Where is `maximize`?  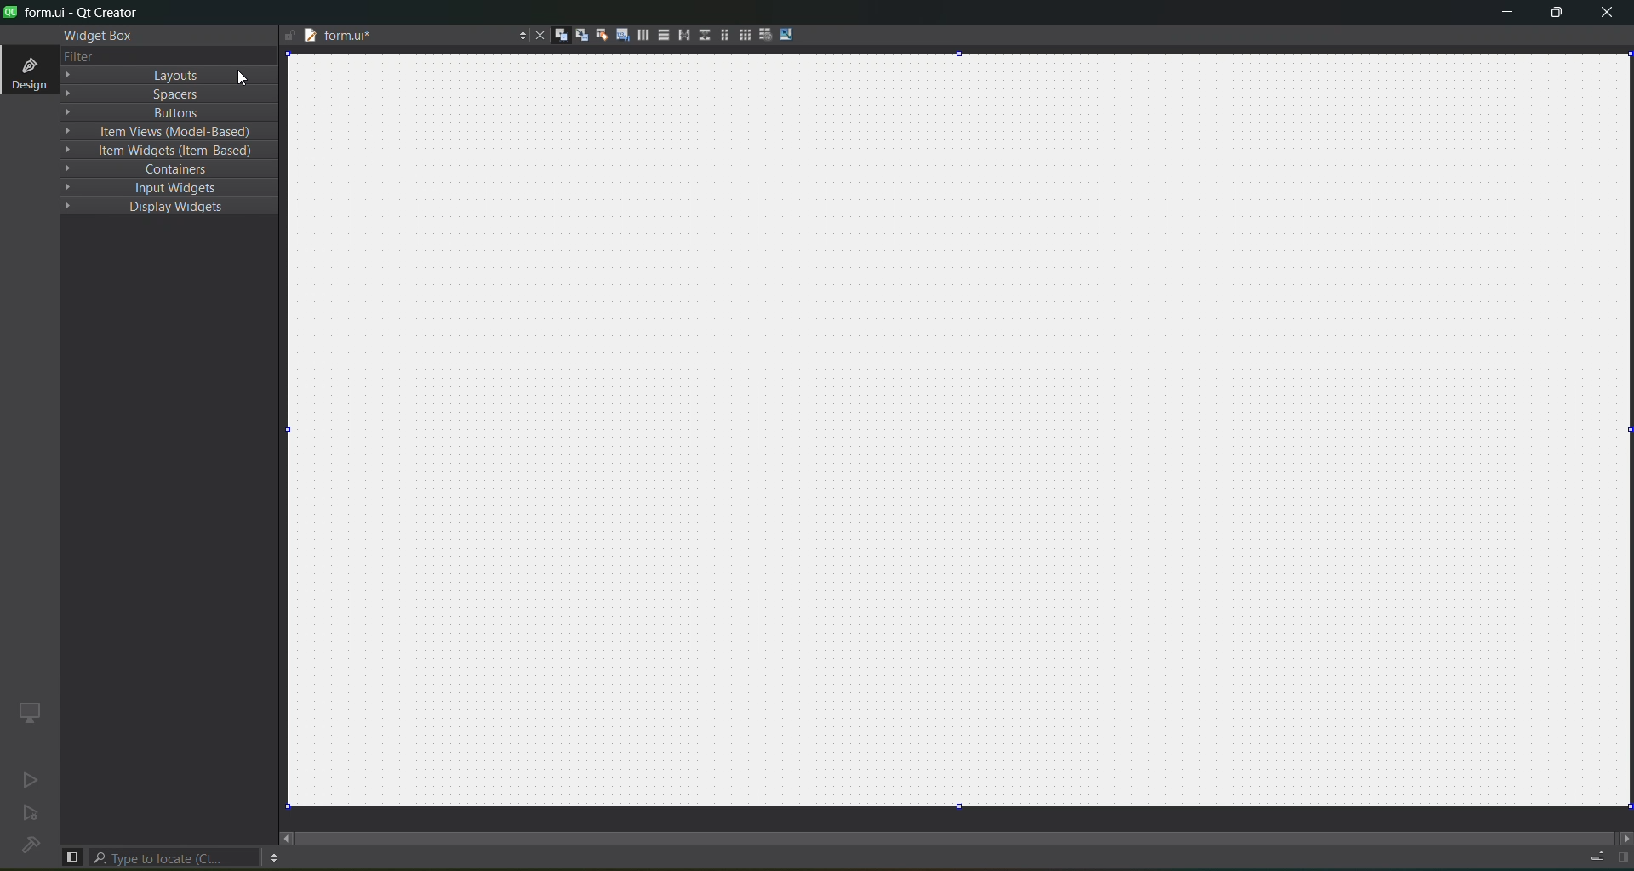
maximize is located at coordinates (1554, 14).